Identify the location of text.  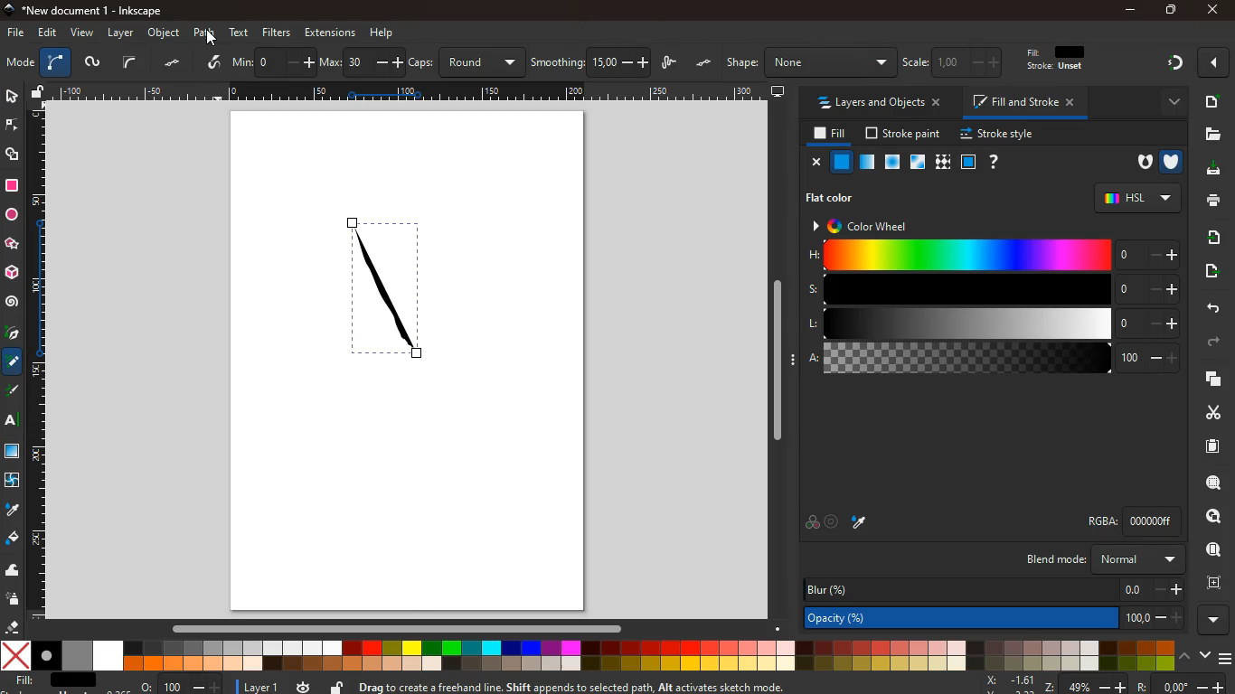
(13, 423).